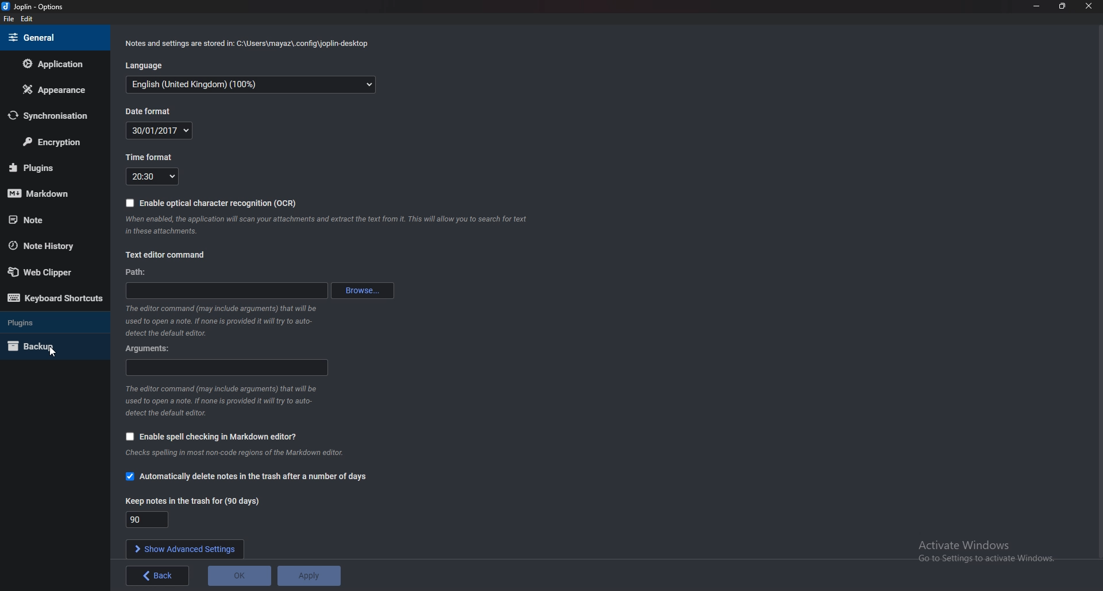 Image resolution: width=1103 pixels, height=591 pixels. I want to click on Language, so click(147, 65).